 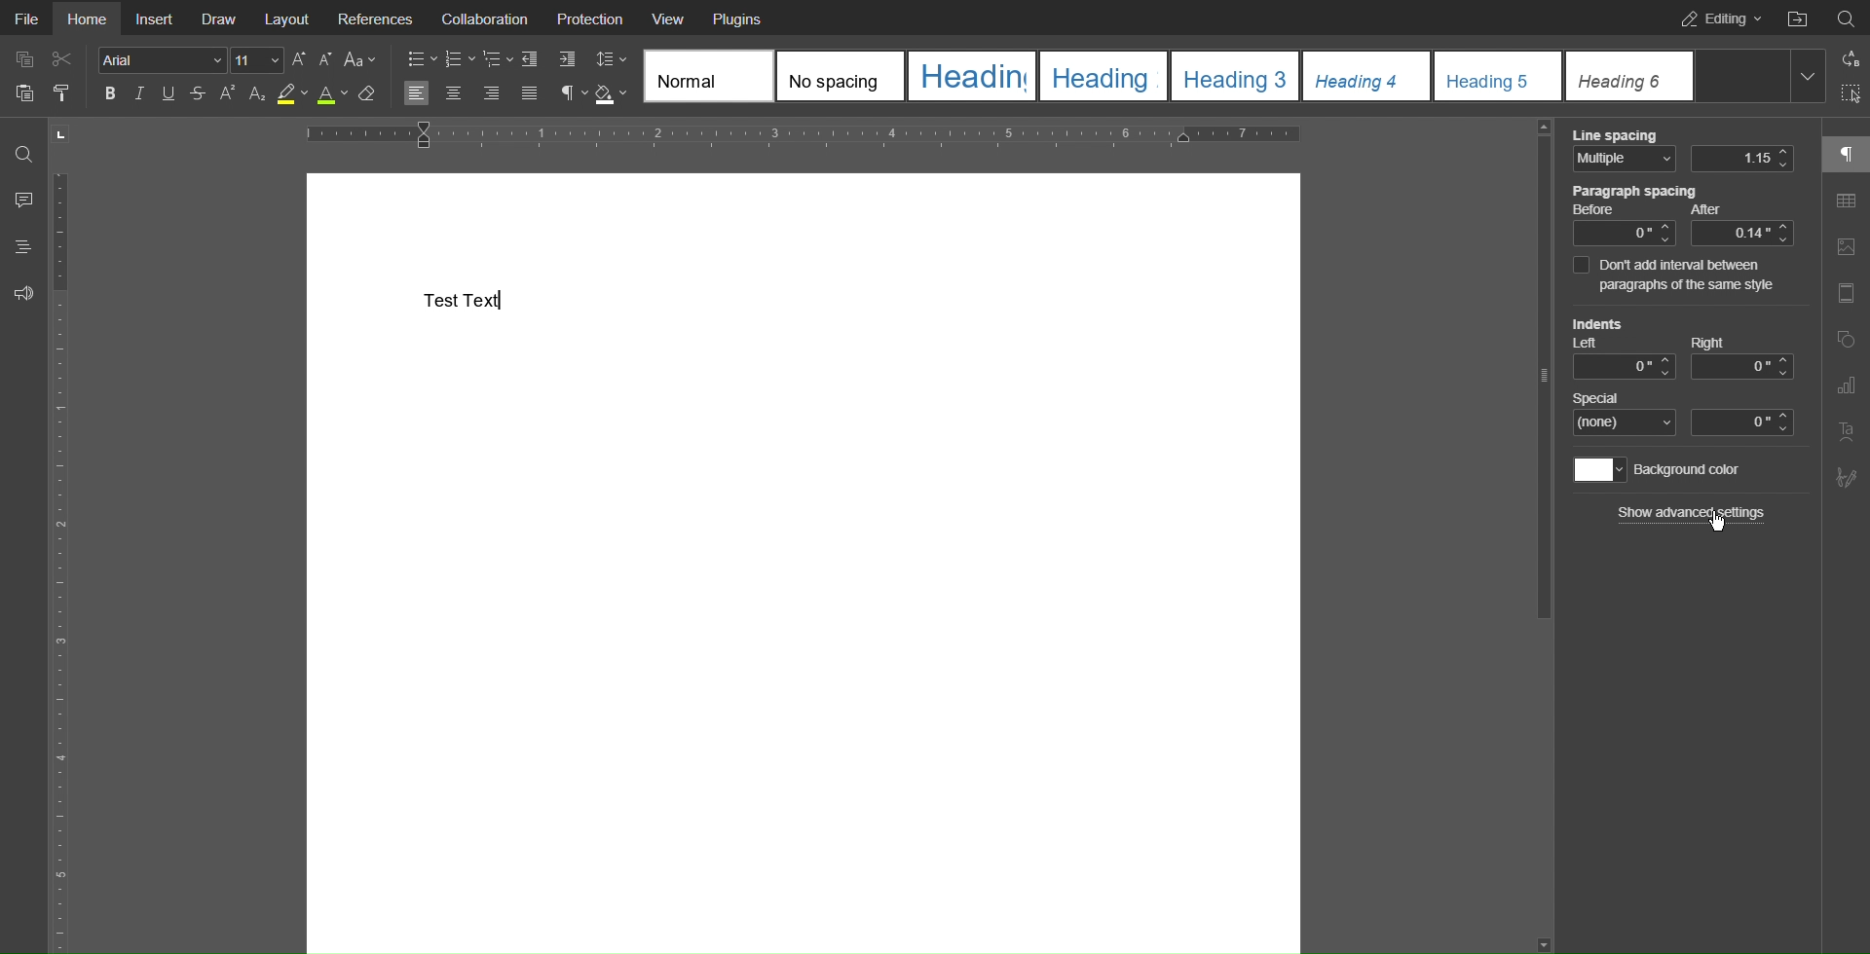 I want to click on Special, so click(x=1684, y=413).